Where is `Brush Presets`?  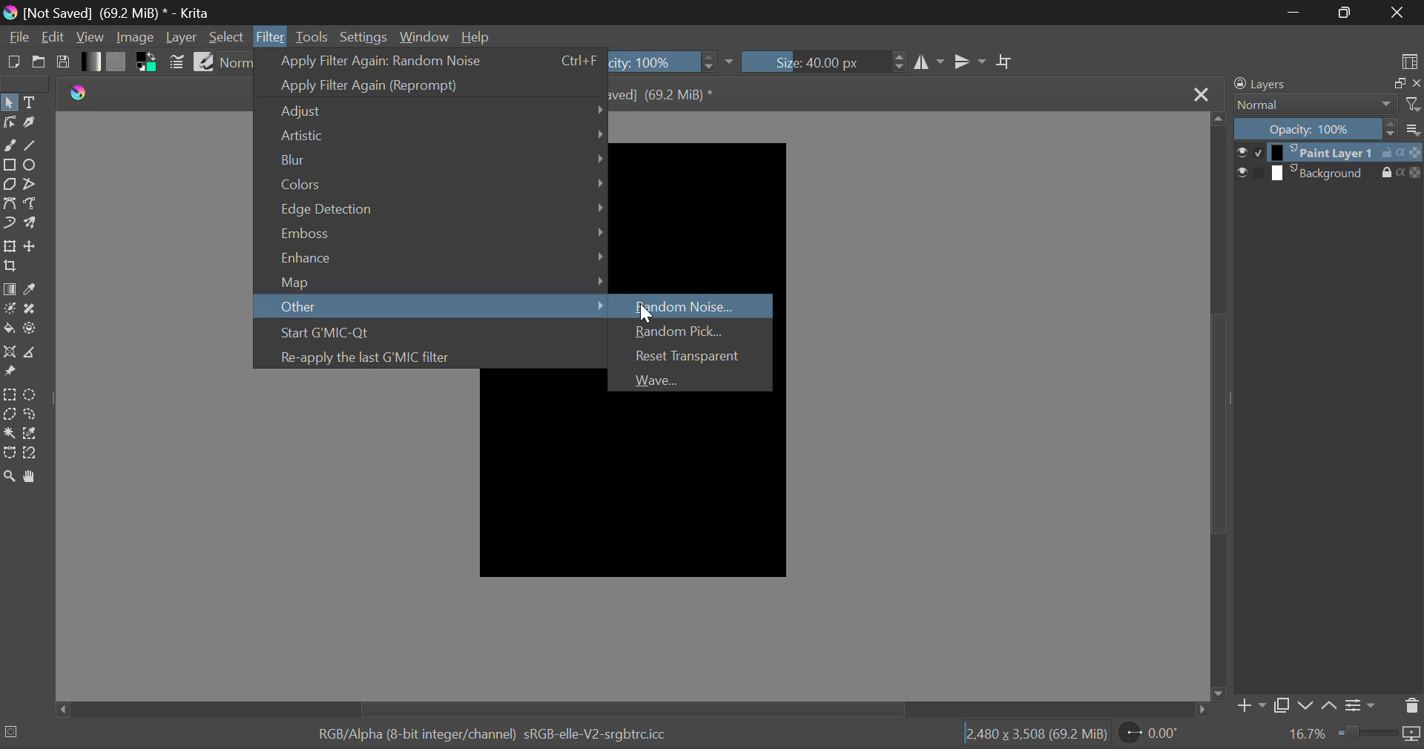
Brush Presets is located at coordinates (203, 61).